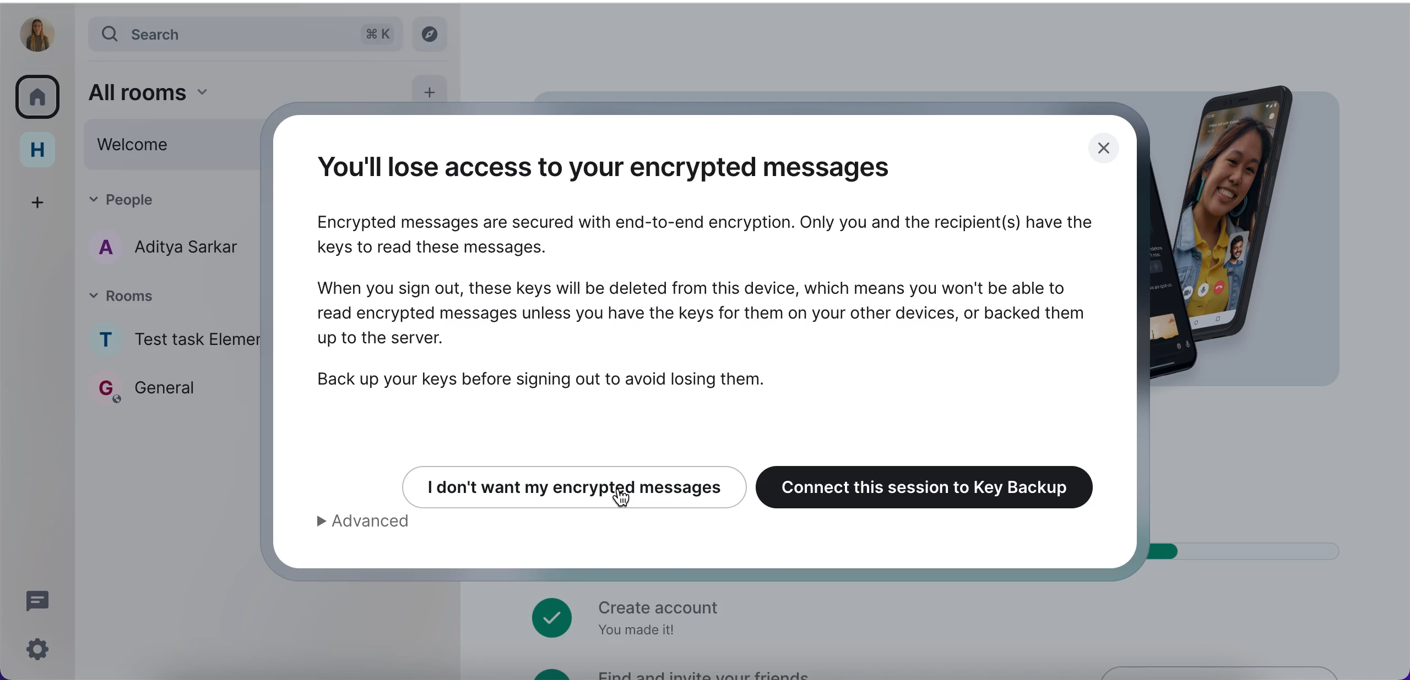 The width and height of the screenshot is (1410, 680). What do you see at coordinates (628, 166) in the screenshot?
I see `you'll lose access to your encrypted messages` at bounding box center [628, 166].